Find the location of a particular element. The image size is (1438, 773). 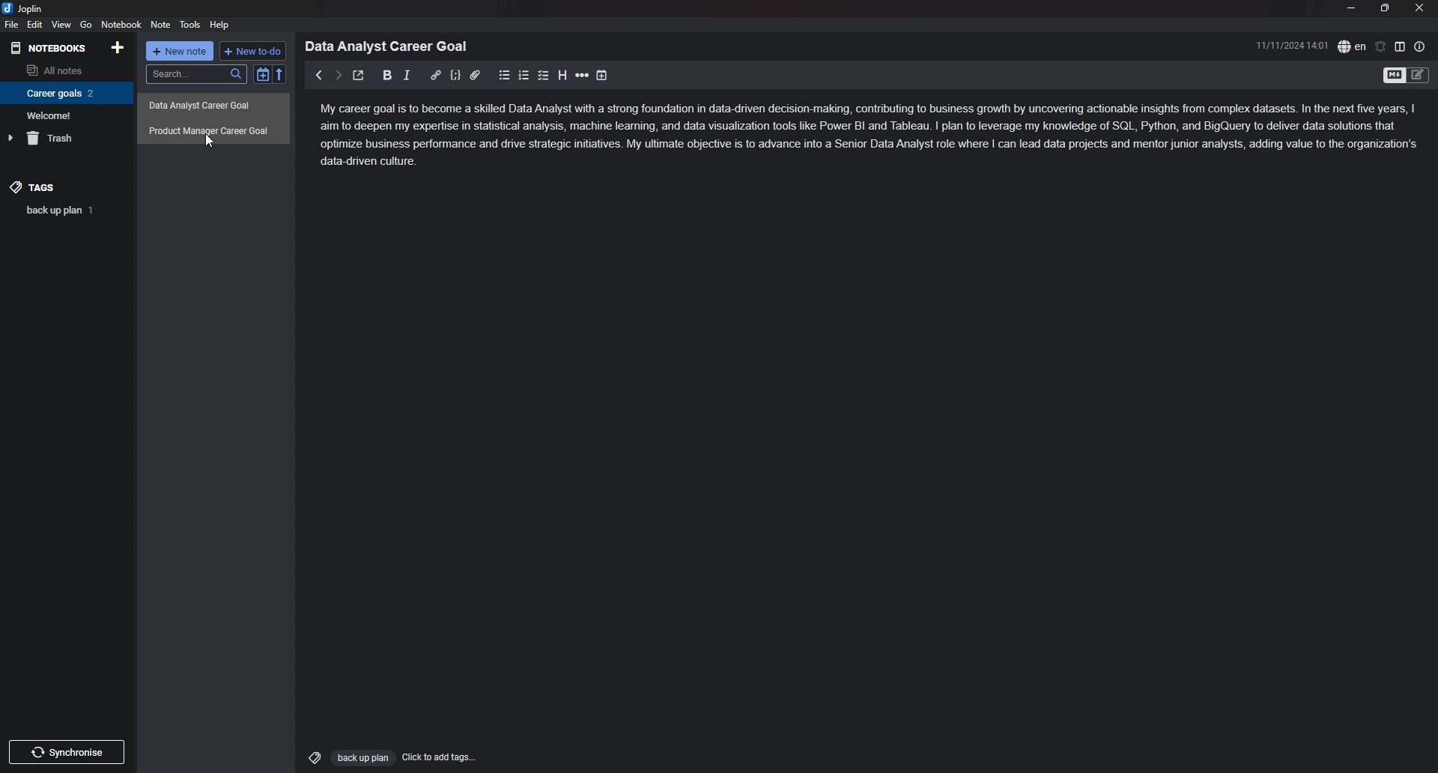

resize is located at coordinates (1386, 7).